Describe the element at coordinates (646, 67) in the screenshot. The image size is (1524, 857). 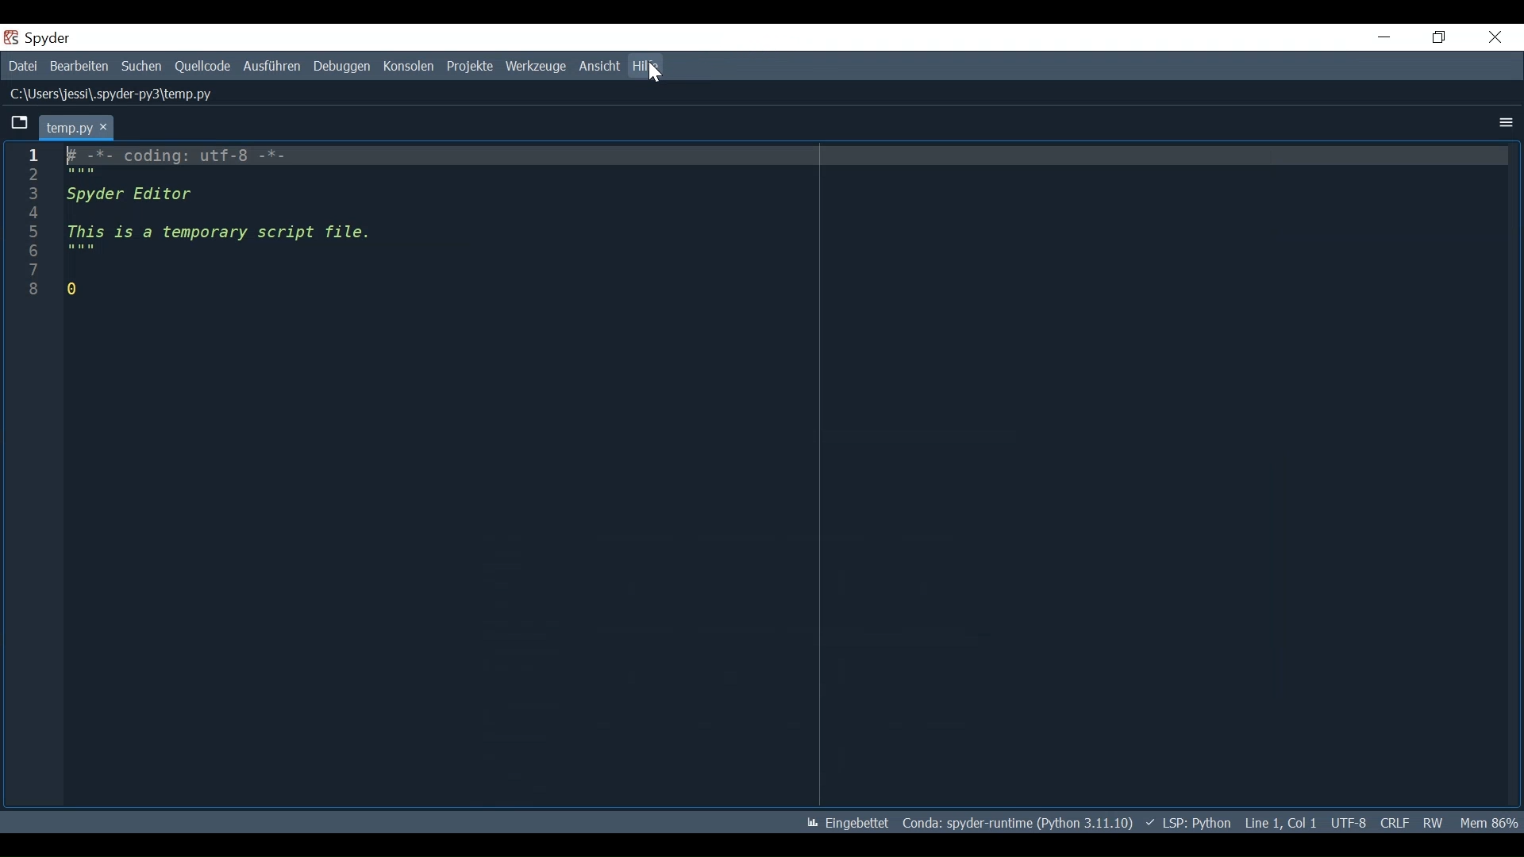
I see `Help` at that location.